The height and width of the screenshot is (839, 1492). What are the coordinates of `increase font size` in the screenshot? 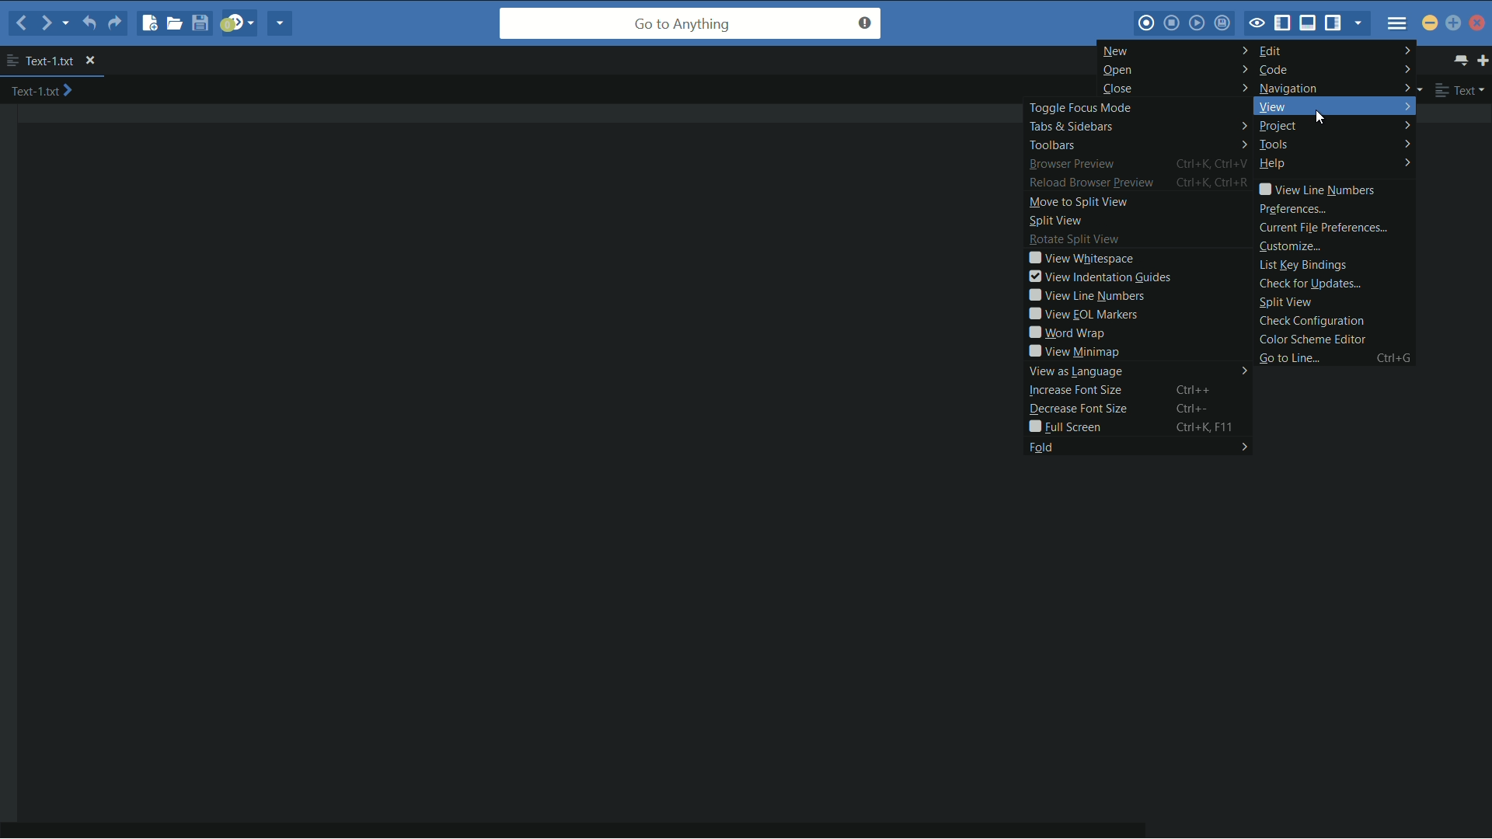 It's located at (1074, 390).